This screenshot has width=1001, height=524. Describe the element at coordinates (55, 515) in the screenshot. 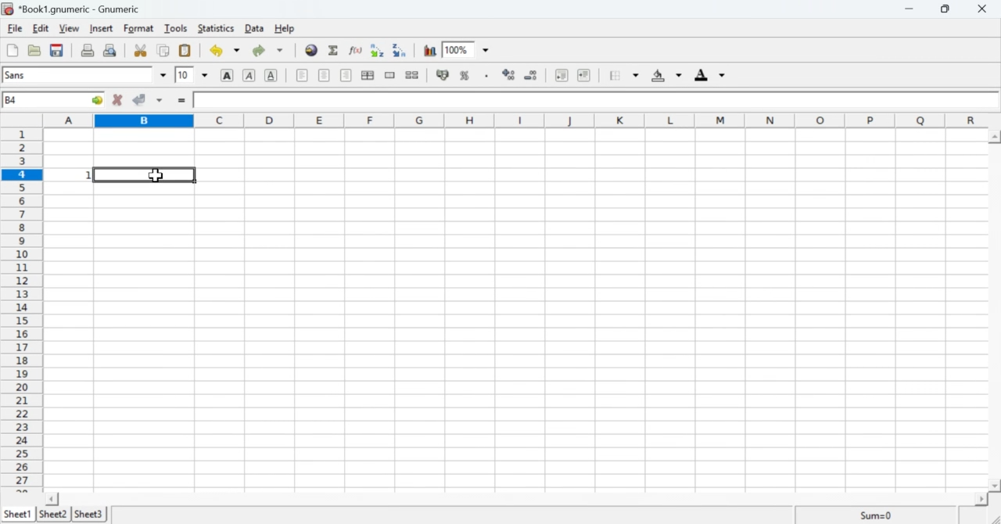

I see `Sheet 2` at that location.